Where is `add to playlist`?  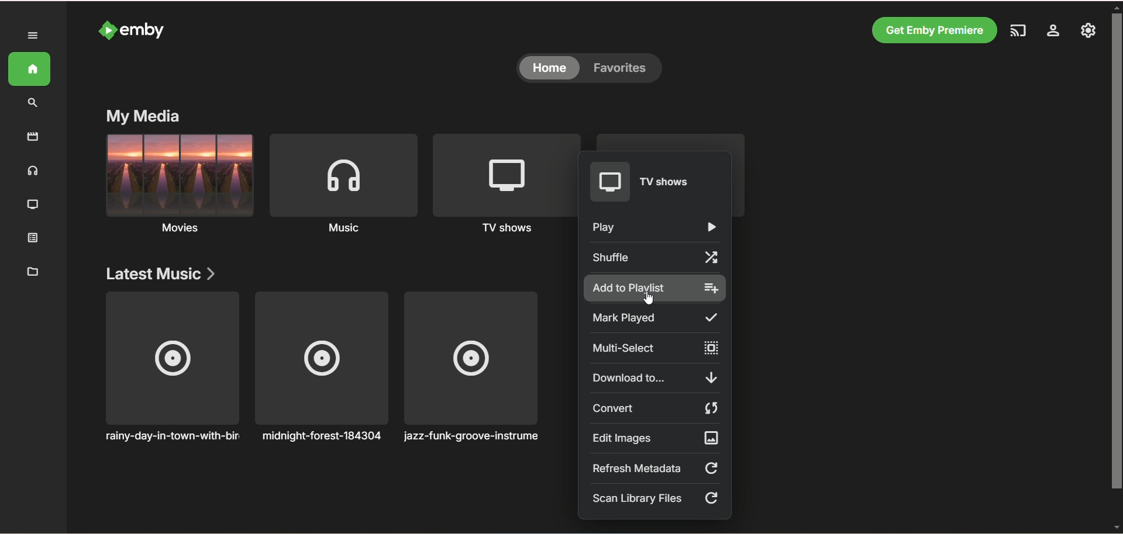 add to playlist is located at coordinates (656, 287).